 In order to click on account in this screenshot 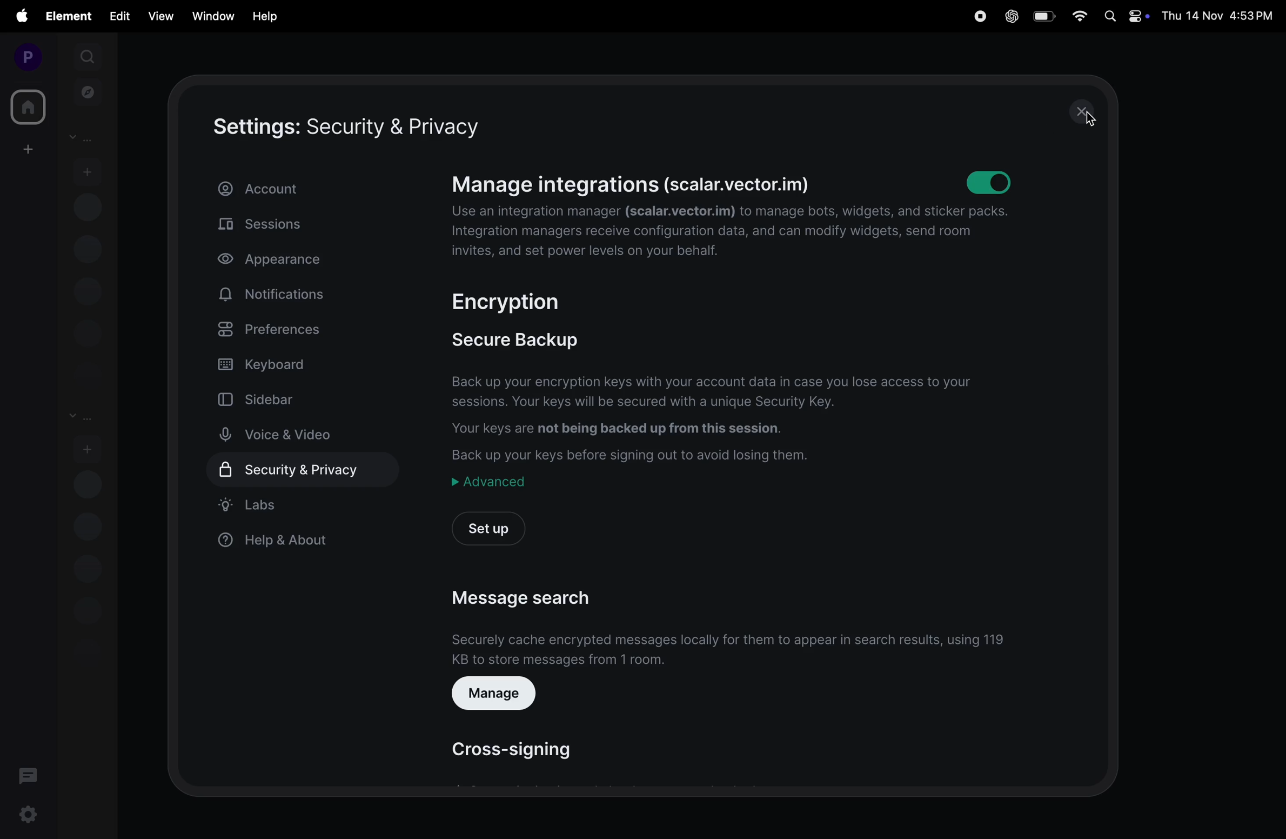, I will do `click(259, 192)`.